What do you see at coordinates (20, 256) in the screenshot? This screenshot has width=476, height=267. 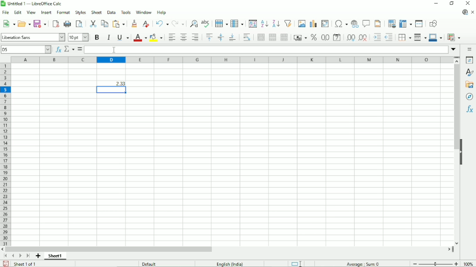 I see `Scroll to next sheet` at bounding box center [20, 256].